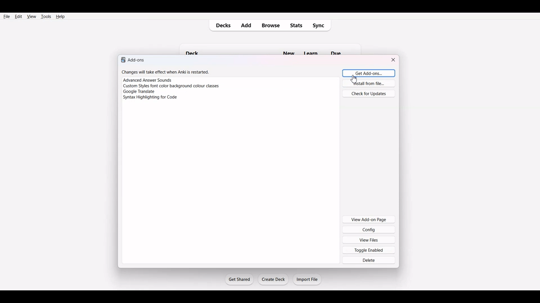 This screenshot has height=303, width=540. What do you see at coordinates (369, 250) in the screenshot?
I see `Toggle Enabled` at bounding box center [369, 250].